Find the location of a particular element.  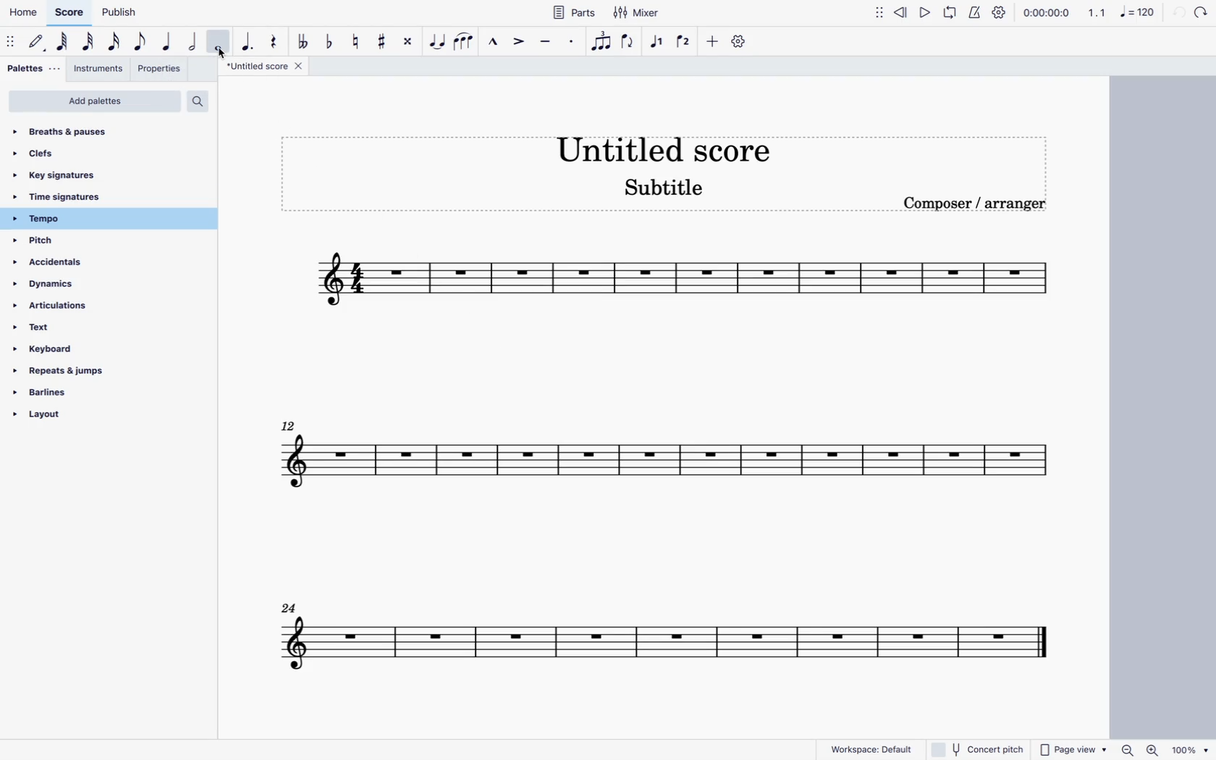

score is located at coordinates (687, 282).